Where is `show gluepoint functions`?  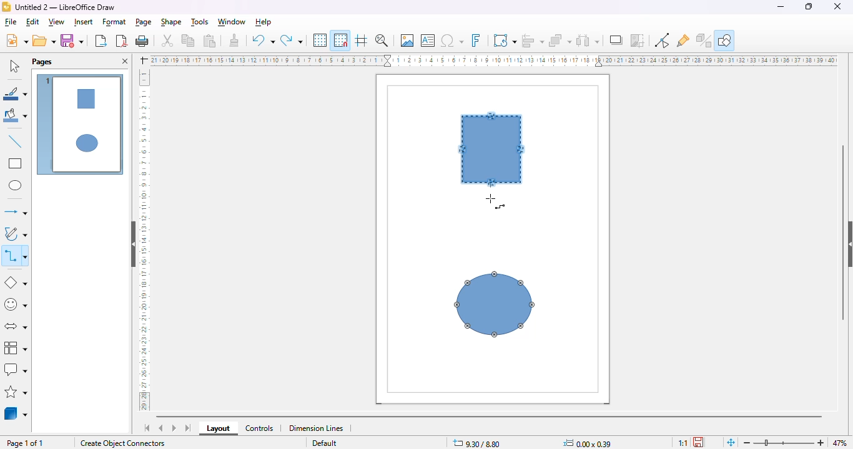
show gluepoint functions is located at coordinates (661, 41).